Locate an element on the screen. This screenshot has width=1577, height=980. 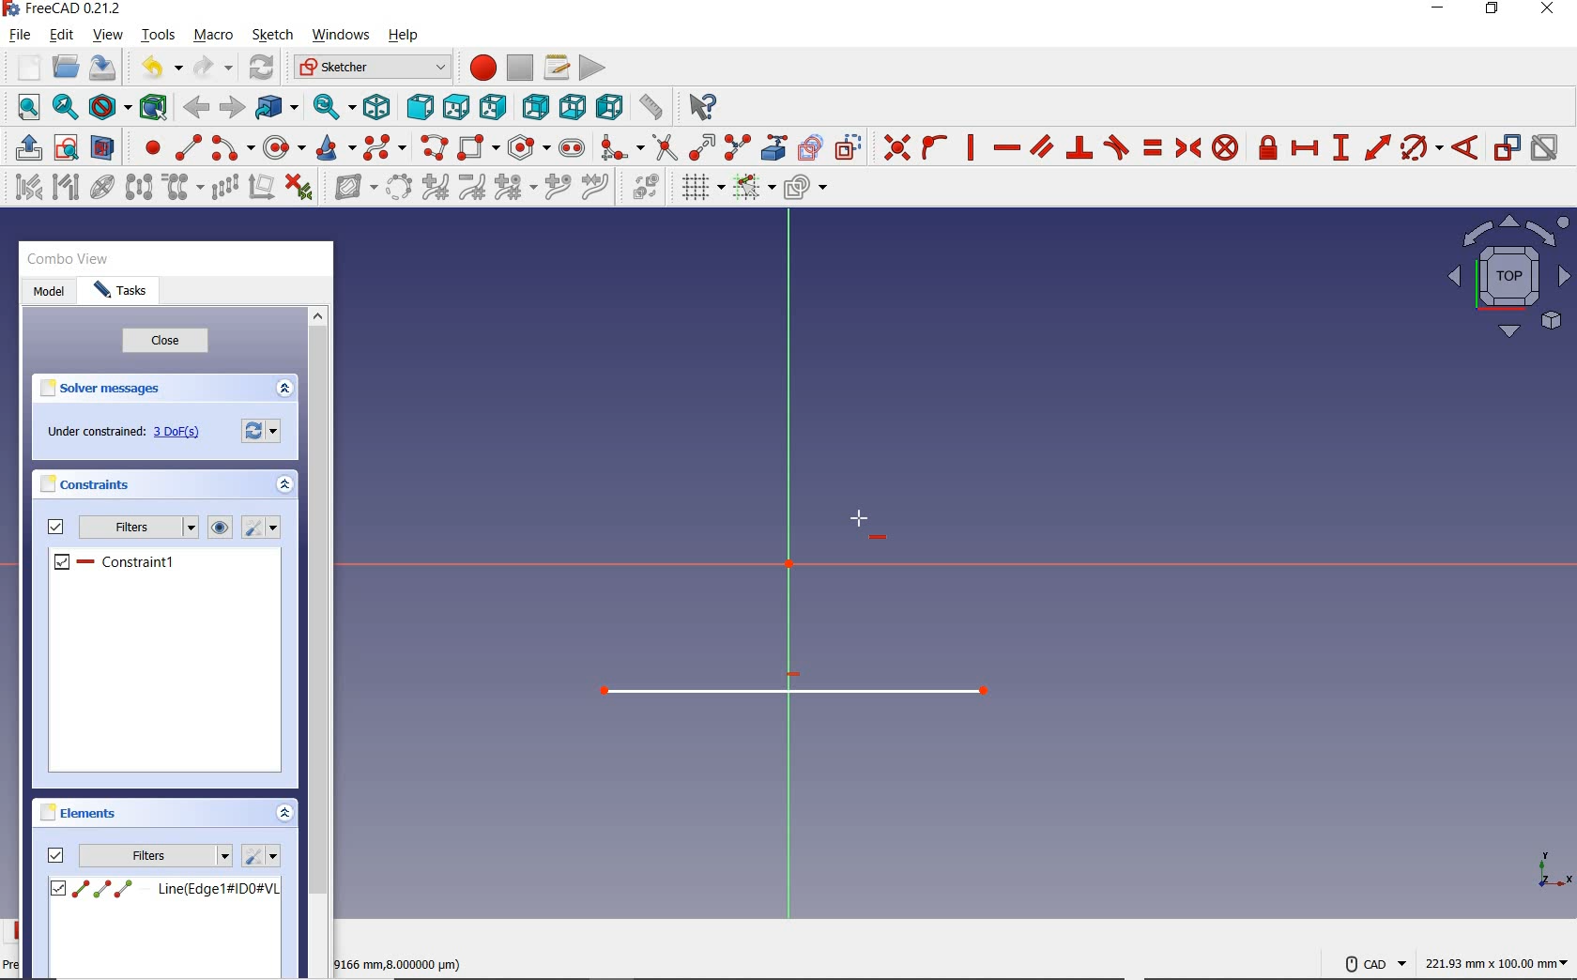
ACTIVATE/DEACTIVATE CONSTRAINT is located at coordinates (1544, 149).